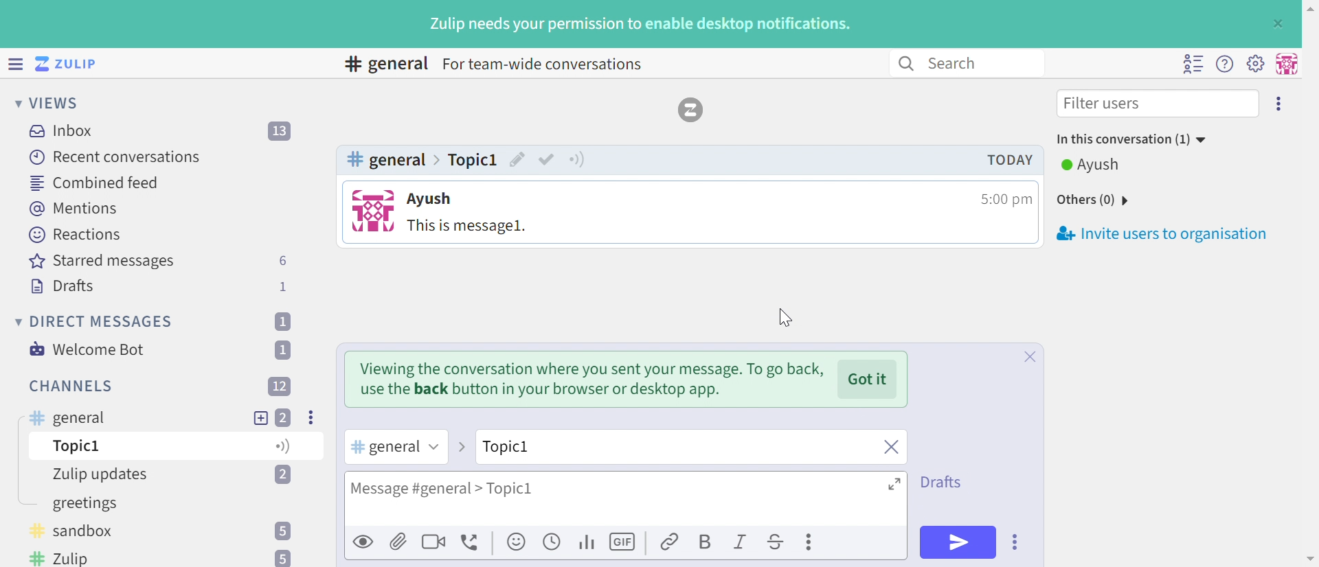 This screenshot has width=1319, height=567. I want to click on Create a channel, so click(100, 505).